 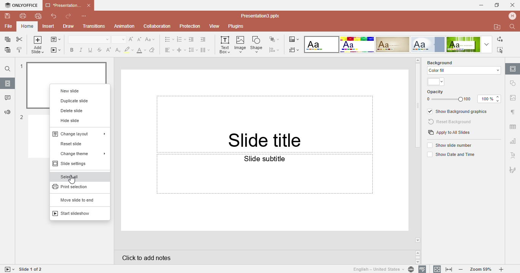 What do you see at coordinates (23, 16) in the screenshot?
I see `Print file` at bounding box center [23, 16].